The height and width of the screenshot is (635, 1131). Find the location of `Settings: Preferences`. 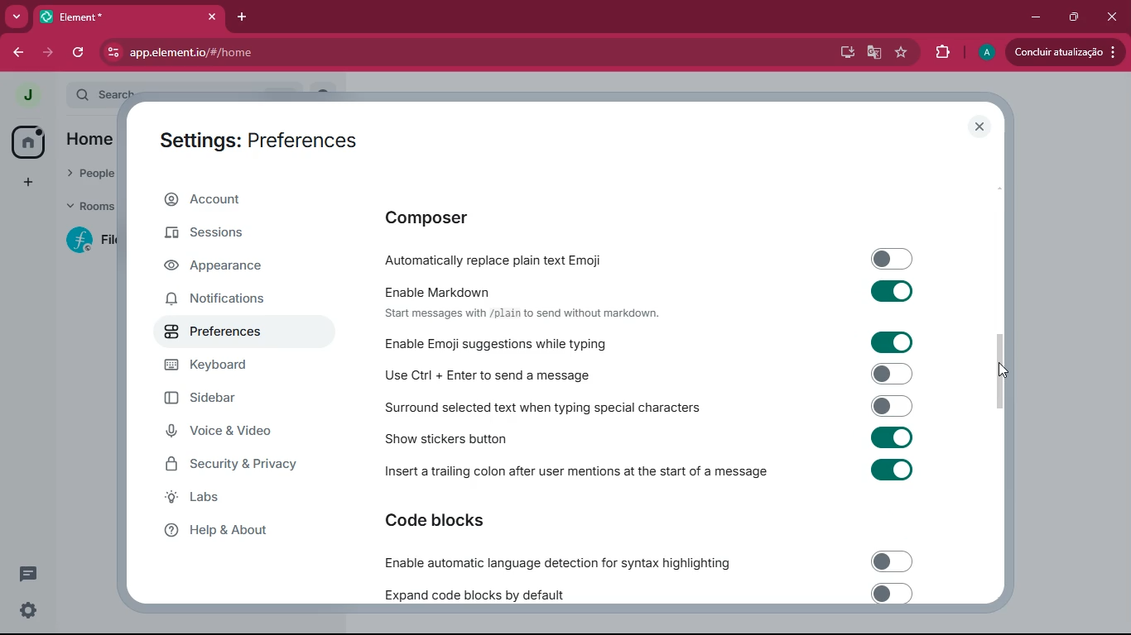

Settings: Preferences is located at coordinates (257, 137).